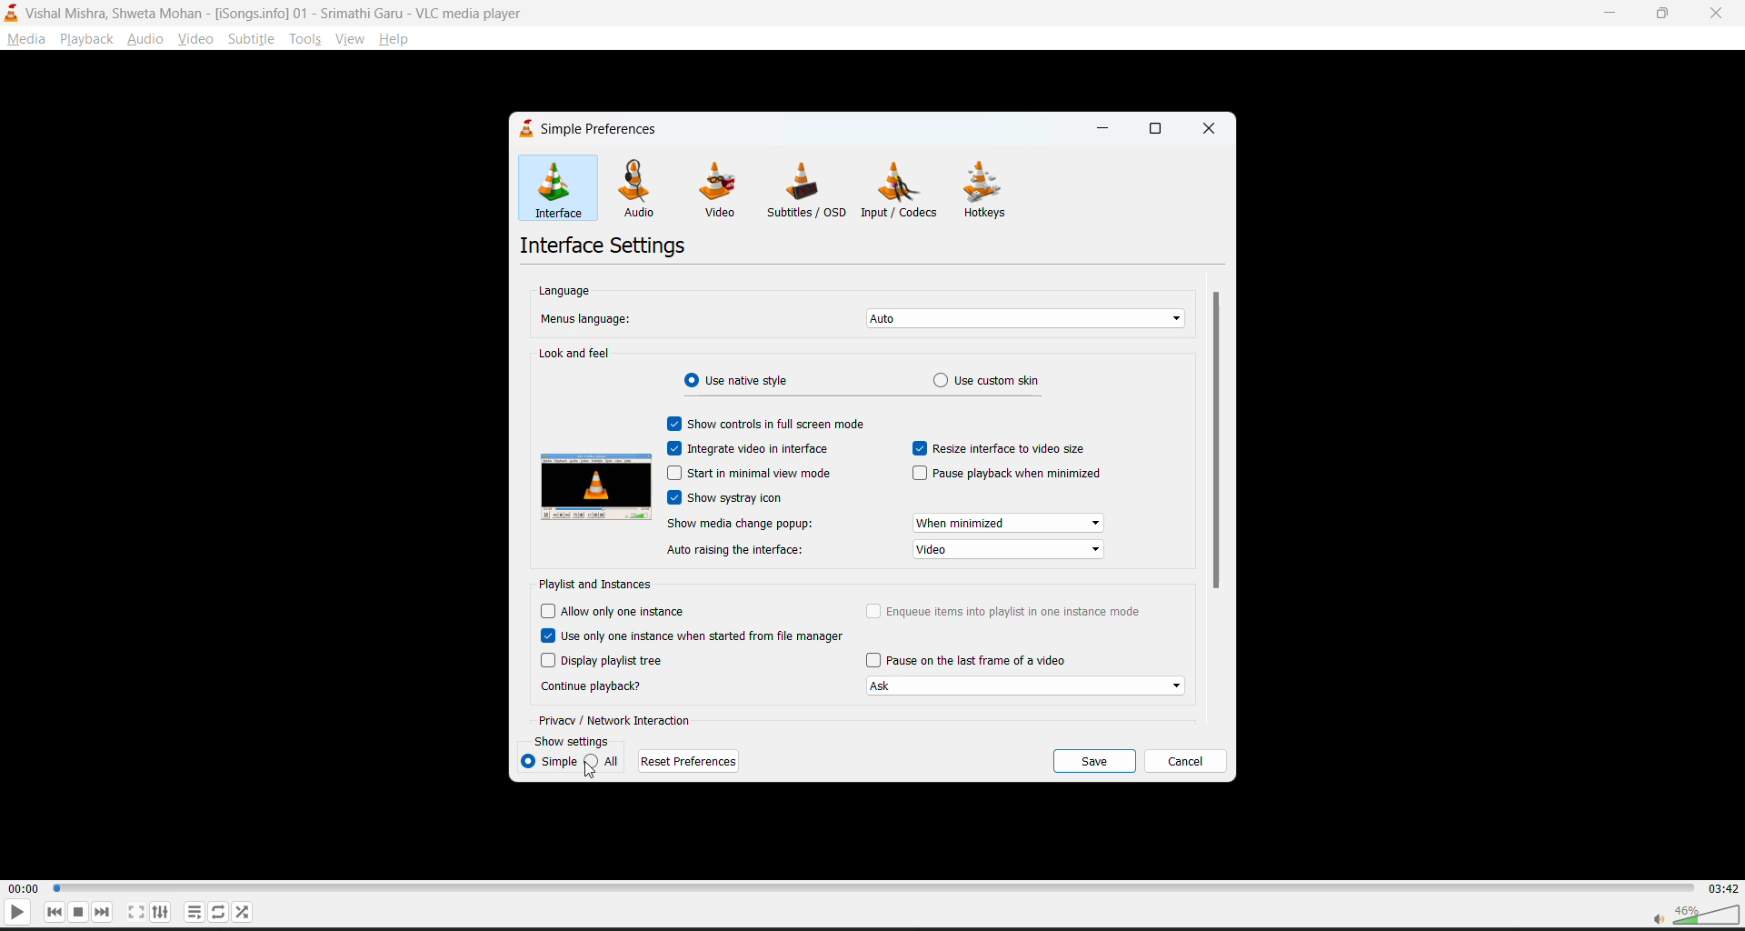 This screenshot has height=931, width=1745. Describe the element at coordinates (1006, 476) in the screenshot. I see `pause playback when minimized ` at that location.